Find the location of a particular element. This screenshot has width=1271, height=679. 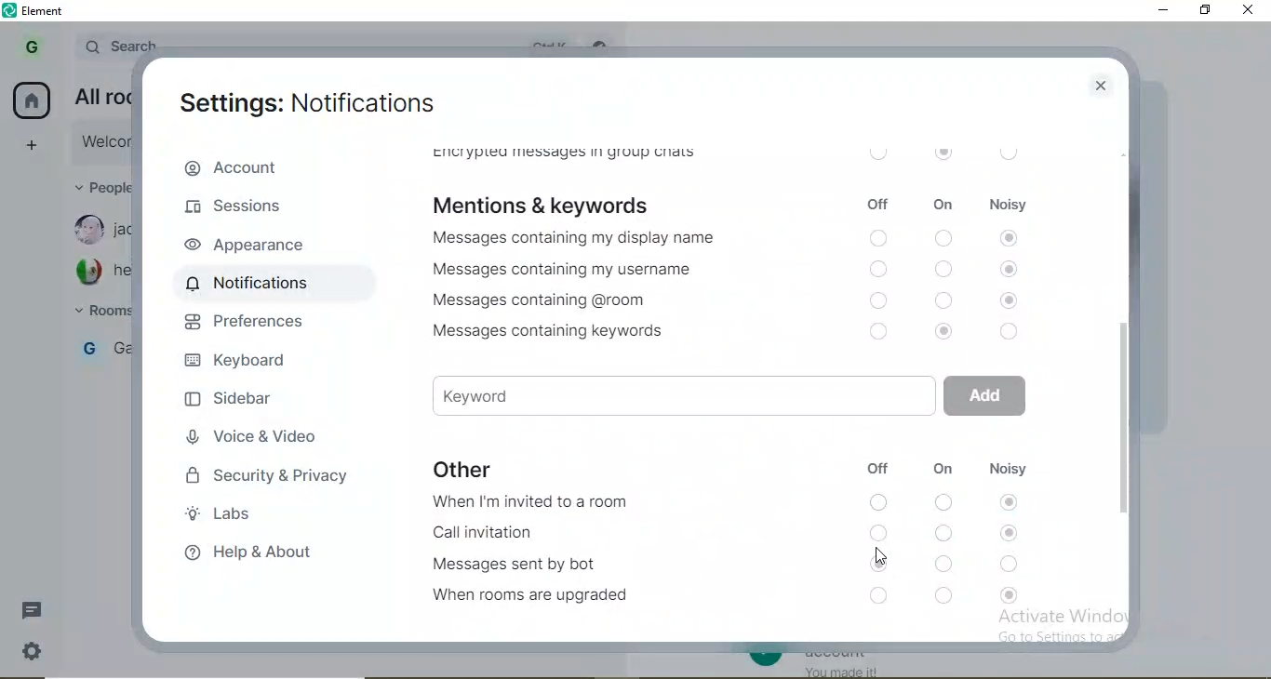

profile image is located at coordinates (87, 229).